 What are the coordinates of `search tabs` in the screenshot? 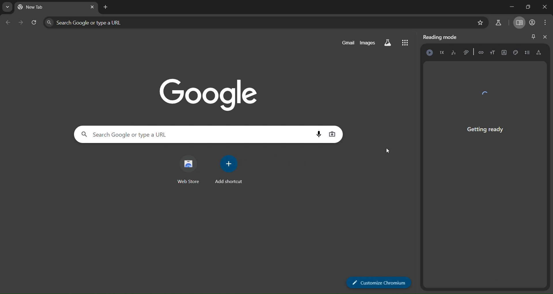 It's located at (8, 7).